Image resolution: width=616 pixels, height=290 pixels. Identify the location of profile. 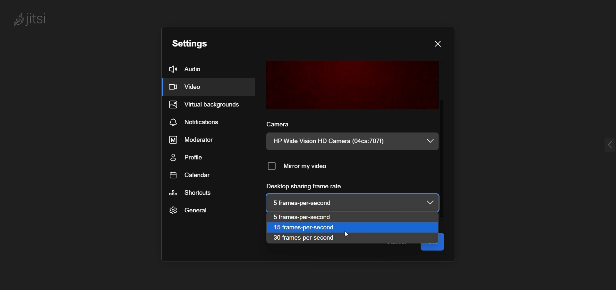
(191, 157).